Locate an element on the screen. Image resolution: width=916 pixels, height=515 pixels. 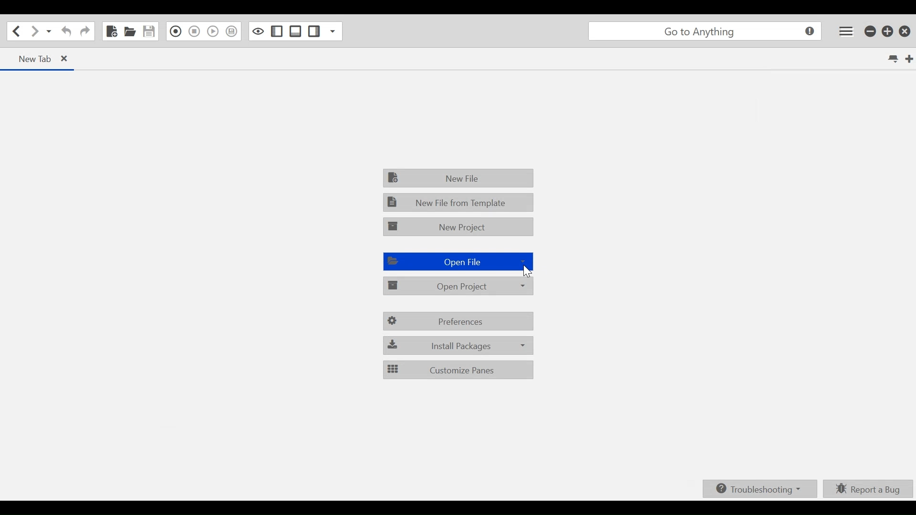
Open Project is located at coordinates (459, 285).